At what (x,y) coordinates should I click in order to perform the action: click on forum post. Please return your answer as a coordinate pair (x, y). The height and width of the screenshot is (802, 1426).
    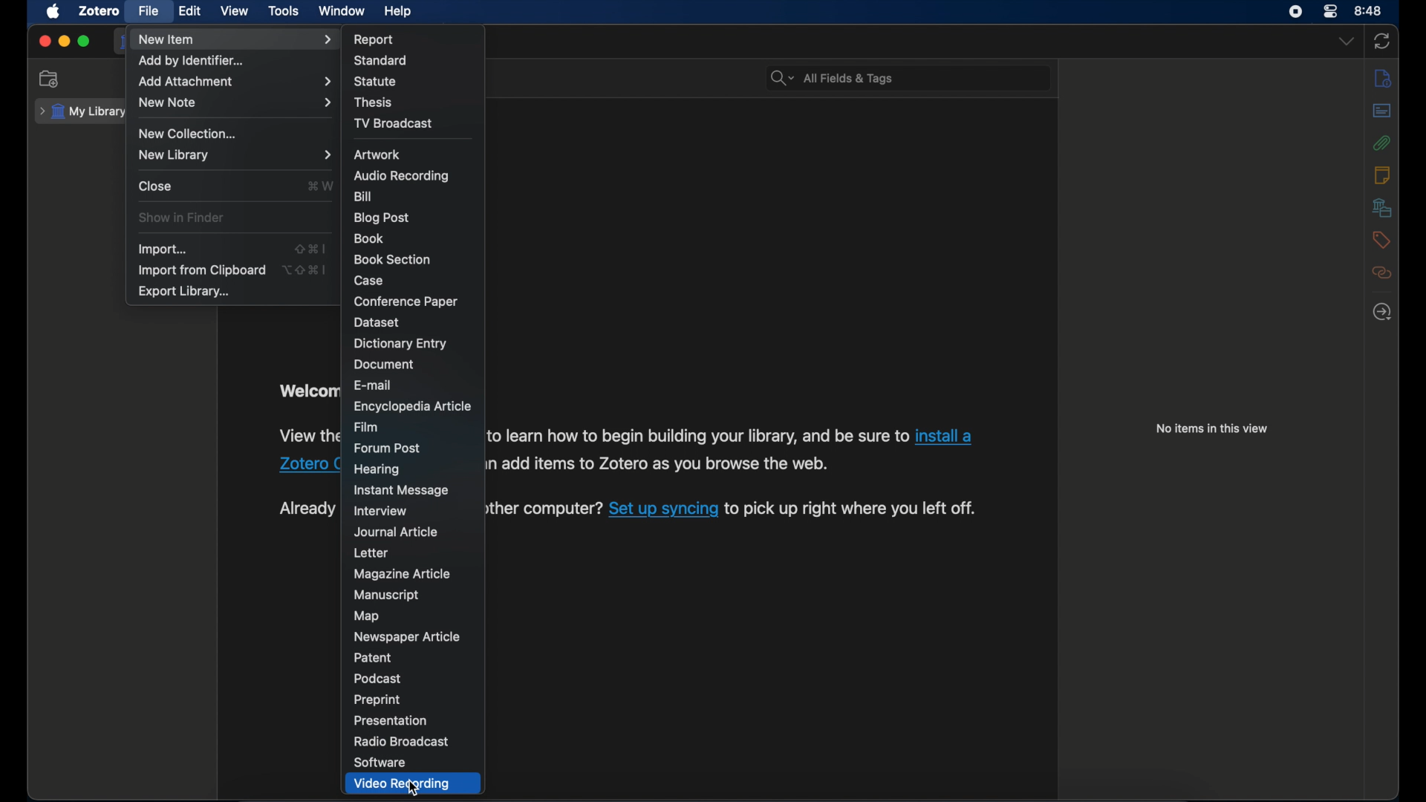
    Looking at the image, I should click on (388, 449).